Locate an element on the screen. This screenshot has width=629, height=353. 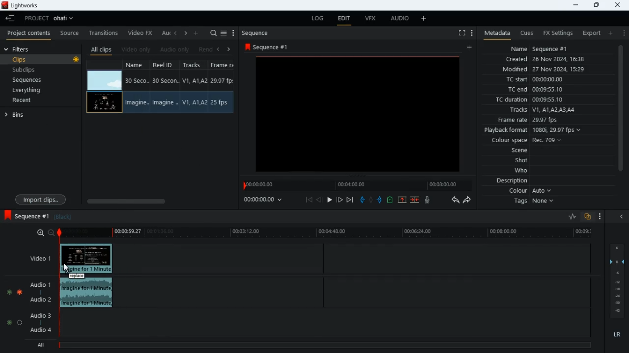
audio 1 is located at coordinates (38, 285).